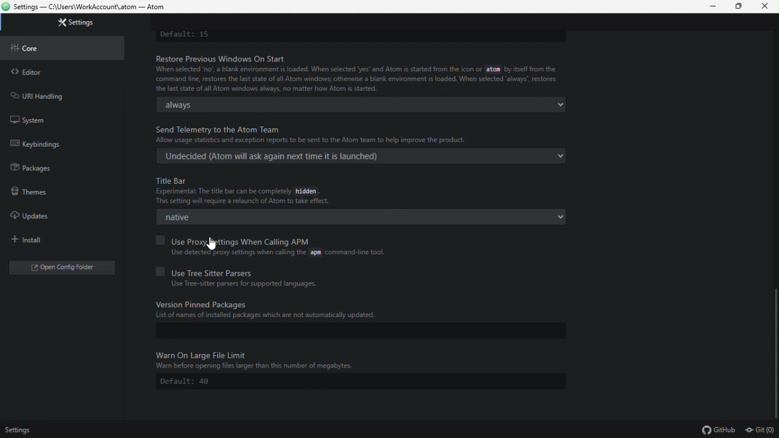  I want to click on Version Pinned Packages, so click(205, 304).